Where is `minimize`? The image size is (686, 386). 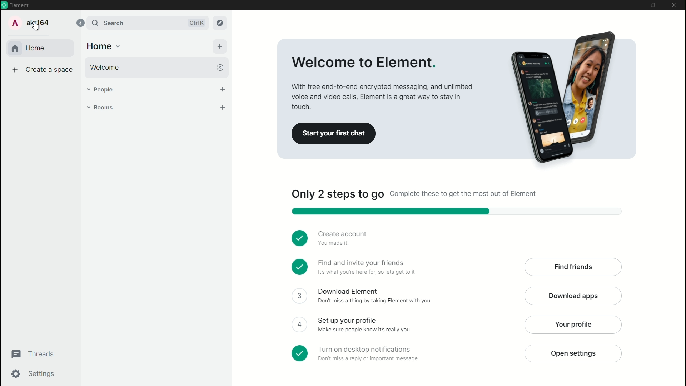 minimize is located at coordinates (631, 5).